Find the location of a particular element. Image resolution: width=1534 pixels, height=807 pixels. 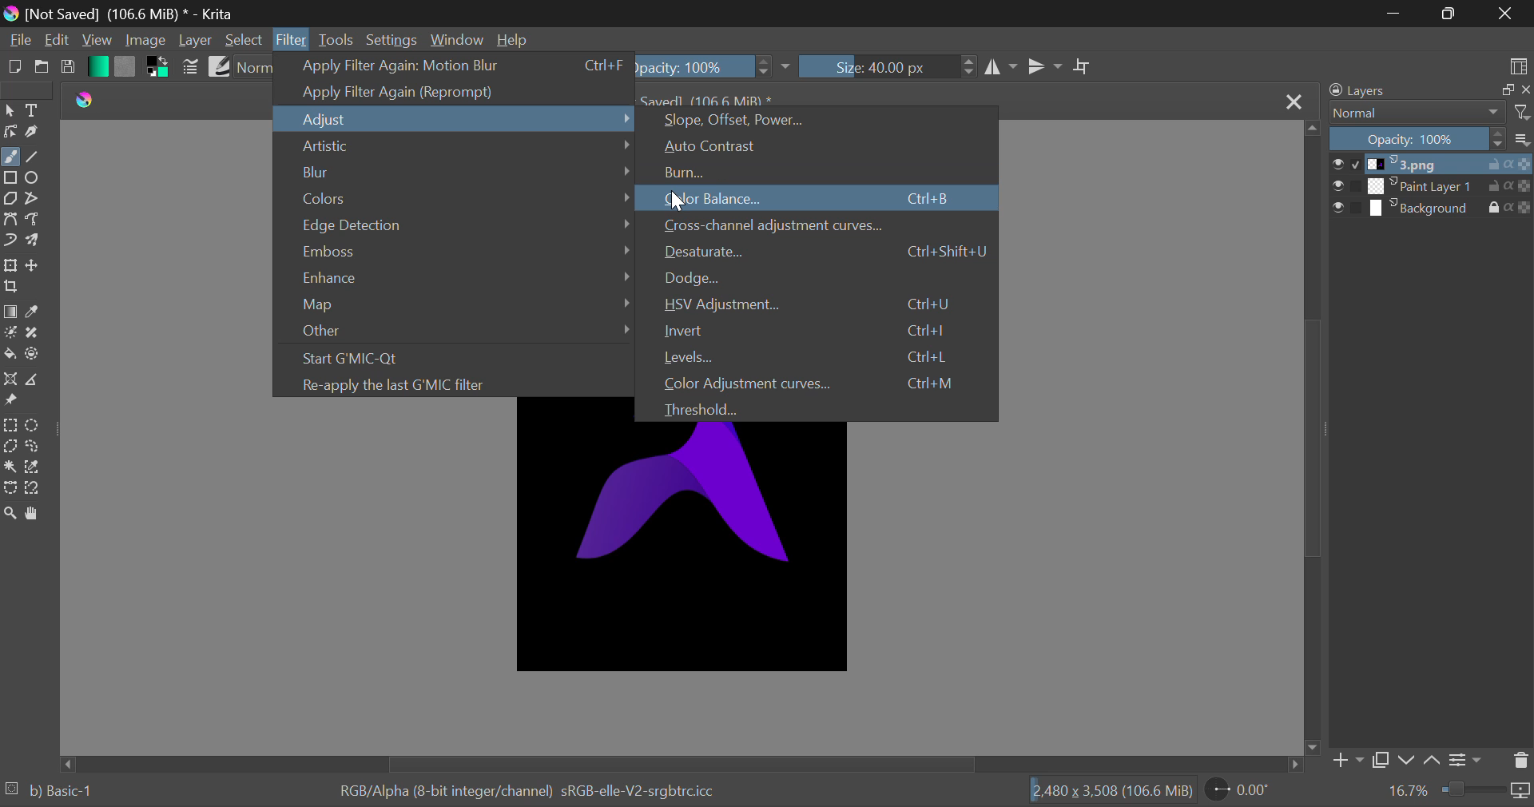

Colors is located at coordinates (463, 194).